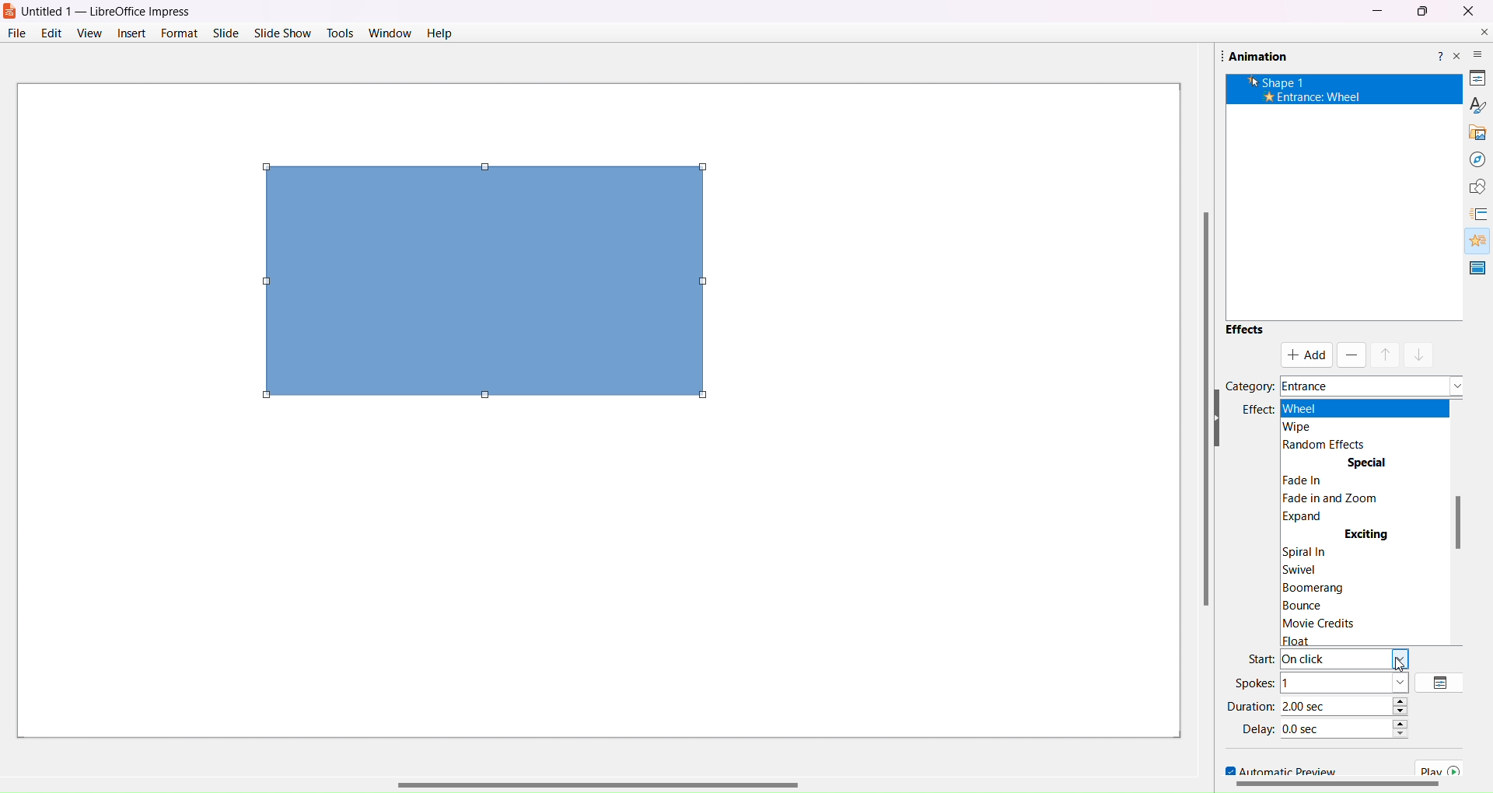 The height and width of the screenshot is (793, 1493). I want to click on Maximize, so click(1422, 12).